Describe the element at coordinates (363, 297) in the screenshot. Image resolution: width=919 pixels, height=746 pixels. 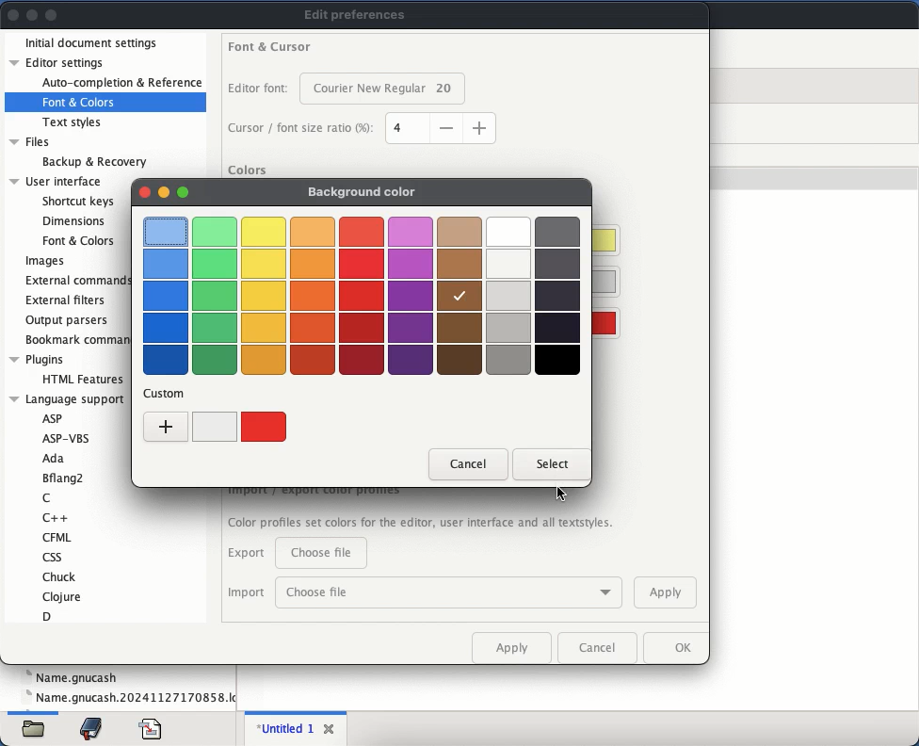
I see `colors` at that location.